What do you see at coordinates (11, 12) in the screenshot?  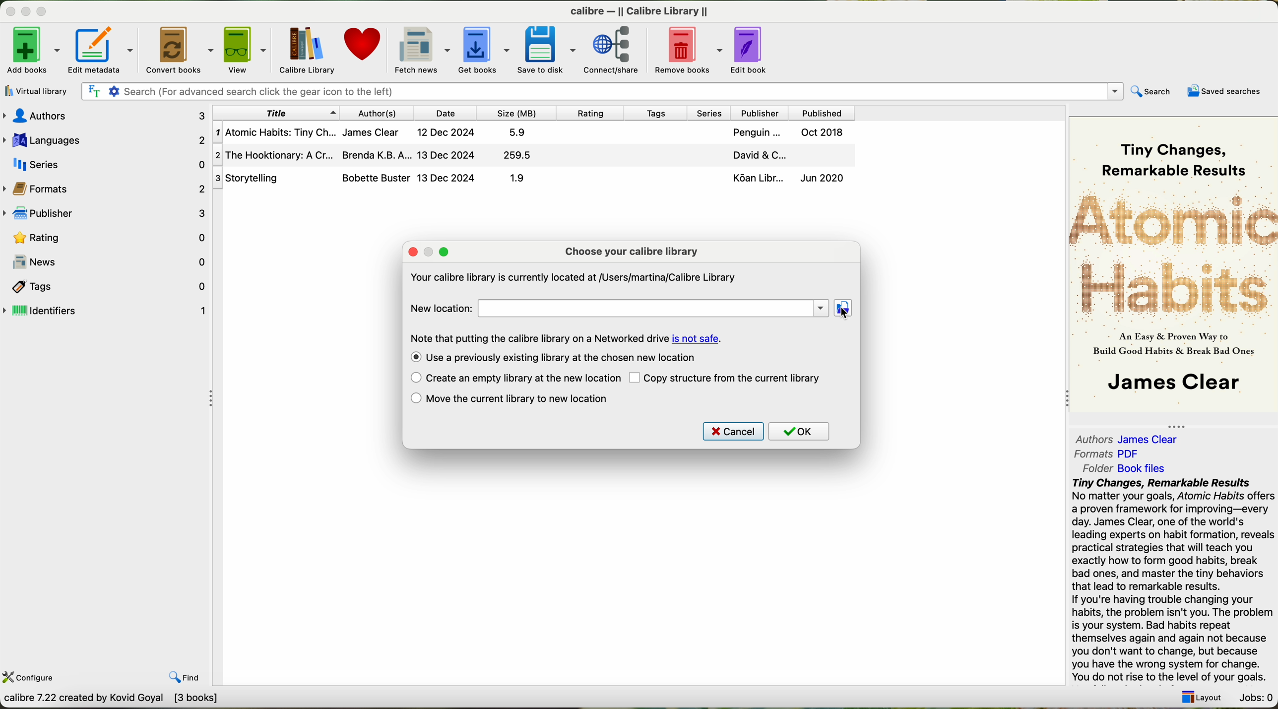 I see `Minimize` at bounding box center [11, 12].